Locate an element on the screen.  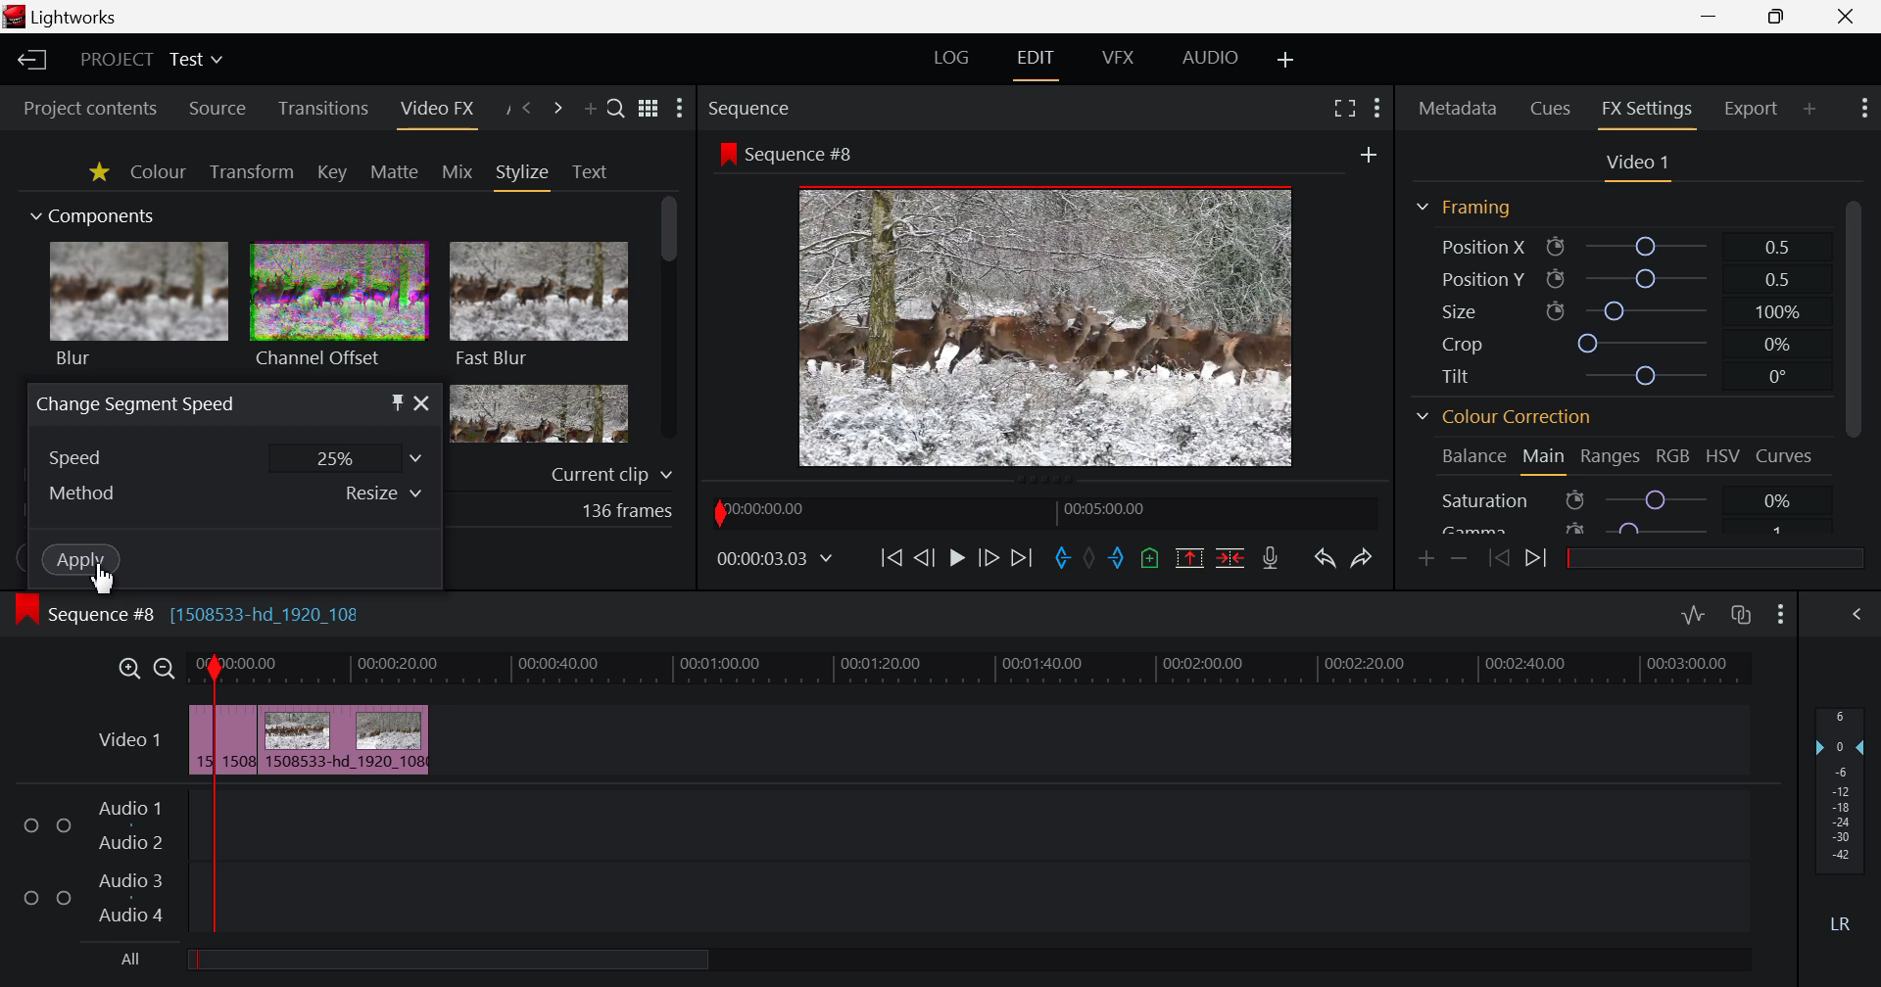
LOG Layout is located at coordinates (952, 59).